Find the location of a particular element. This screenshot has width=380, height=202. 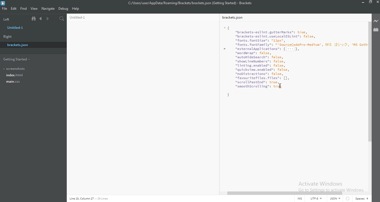

Right is located at coordinates (7, 37).